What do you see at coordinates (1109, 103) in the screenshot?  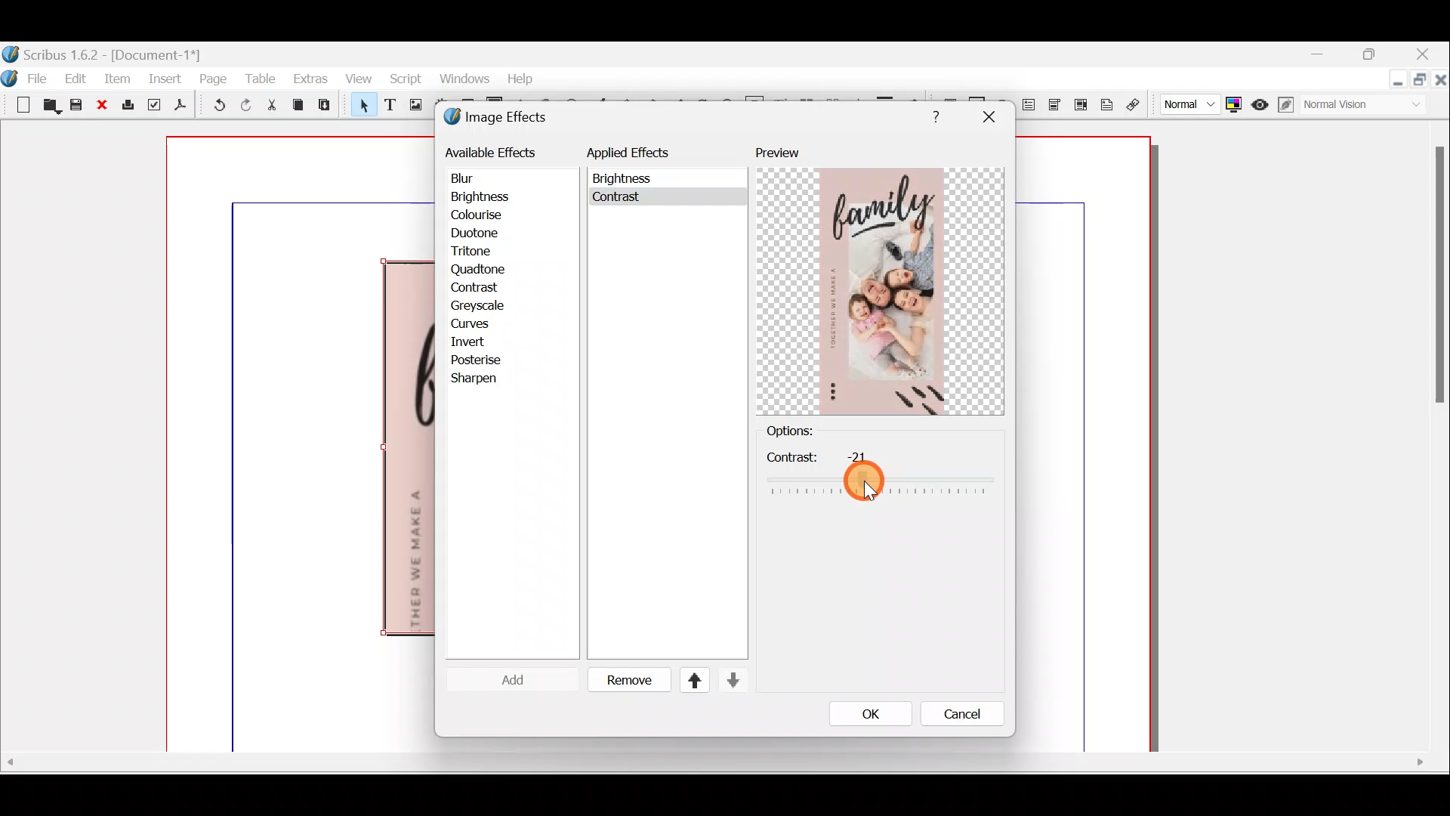 I see `Text annotation` at bounding box center [1109, 103].